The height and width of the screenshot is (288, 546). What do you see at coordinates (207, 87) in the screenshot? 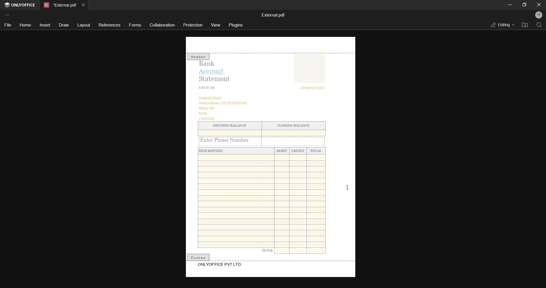
I see `8:08:50 AM` at bounding box center [207, 87].